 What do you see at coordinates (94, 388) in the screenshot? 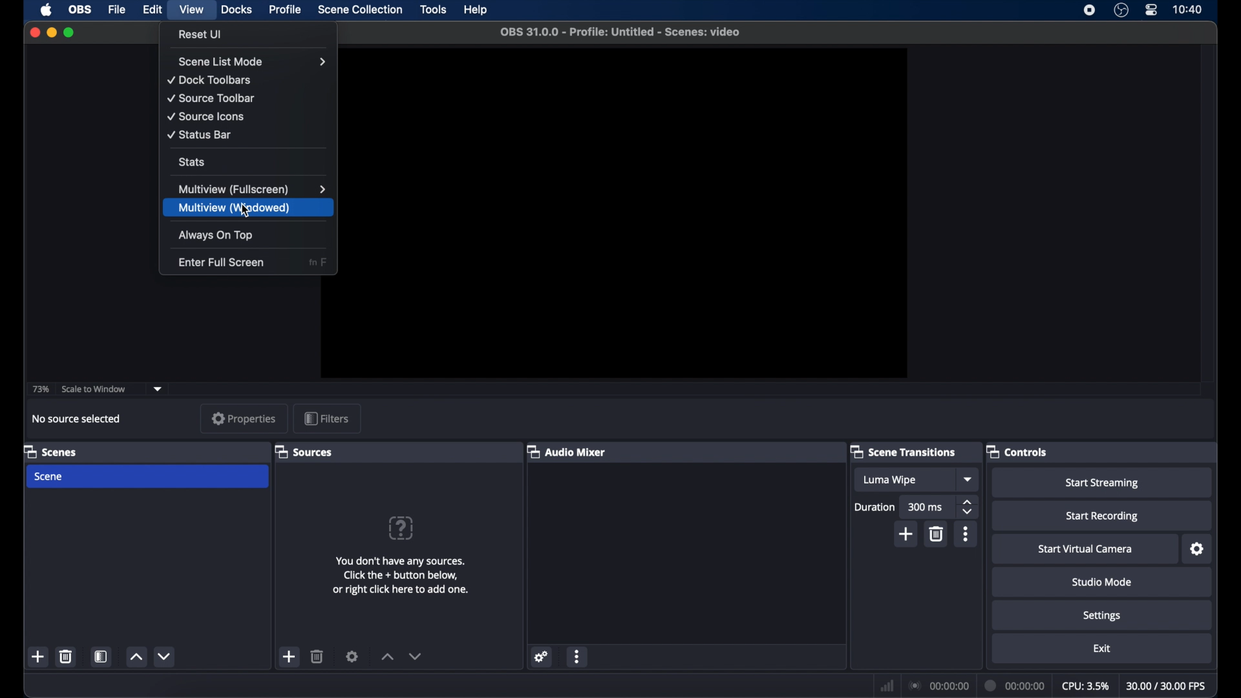
I see `scale to window` at bounding box center [94, 388].